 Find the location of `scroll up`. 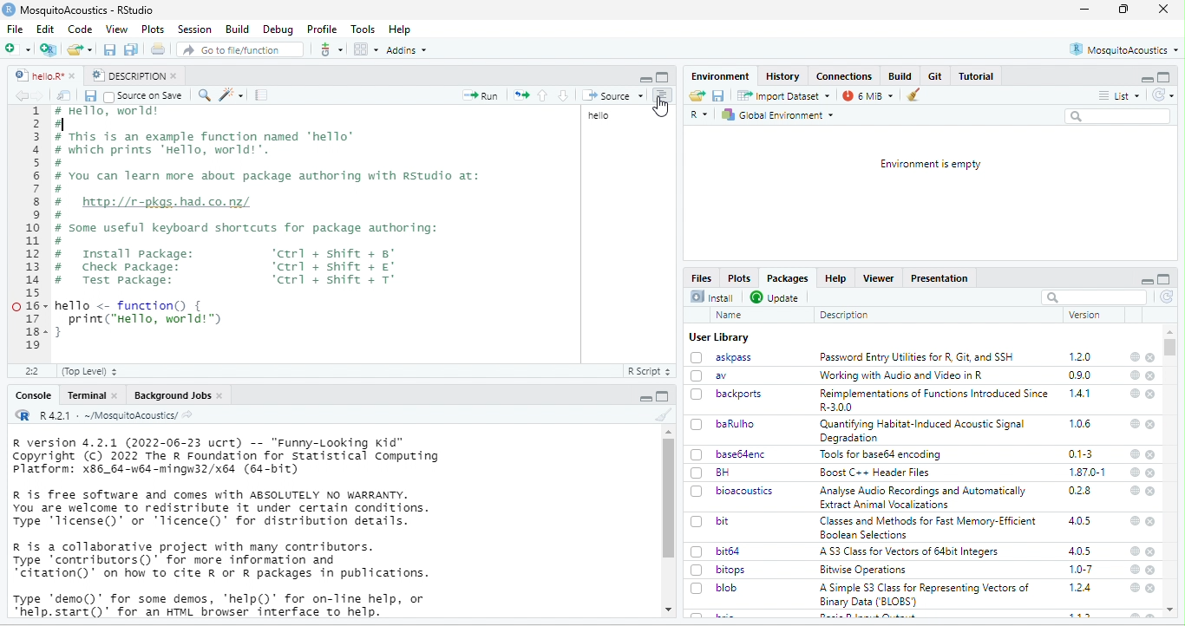

scroll up is located at coordinates (1171, 331).